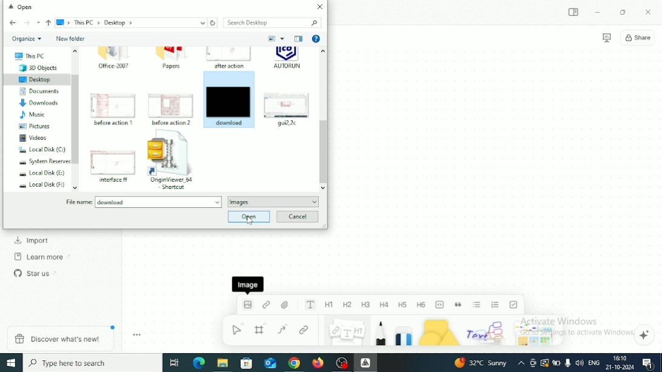  I want to click on Videos, so click(30, 138).